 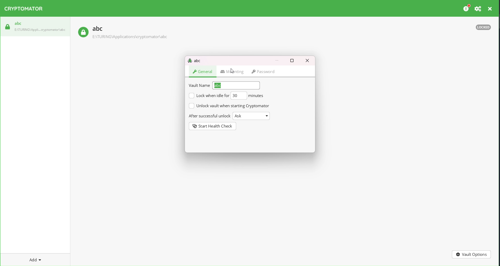 What do you see at coordinates (292, 60) in the screenshot?
I see `maximize` at bounding box center [292, 60].